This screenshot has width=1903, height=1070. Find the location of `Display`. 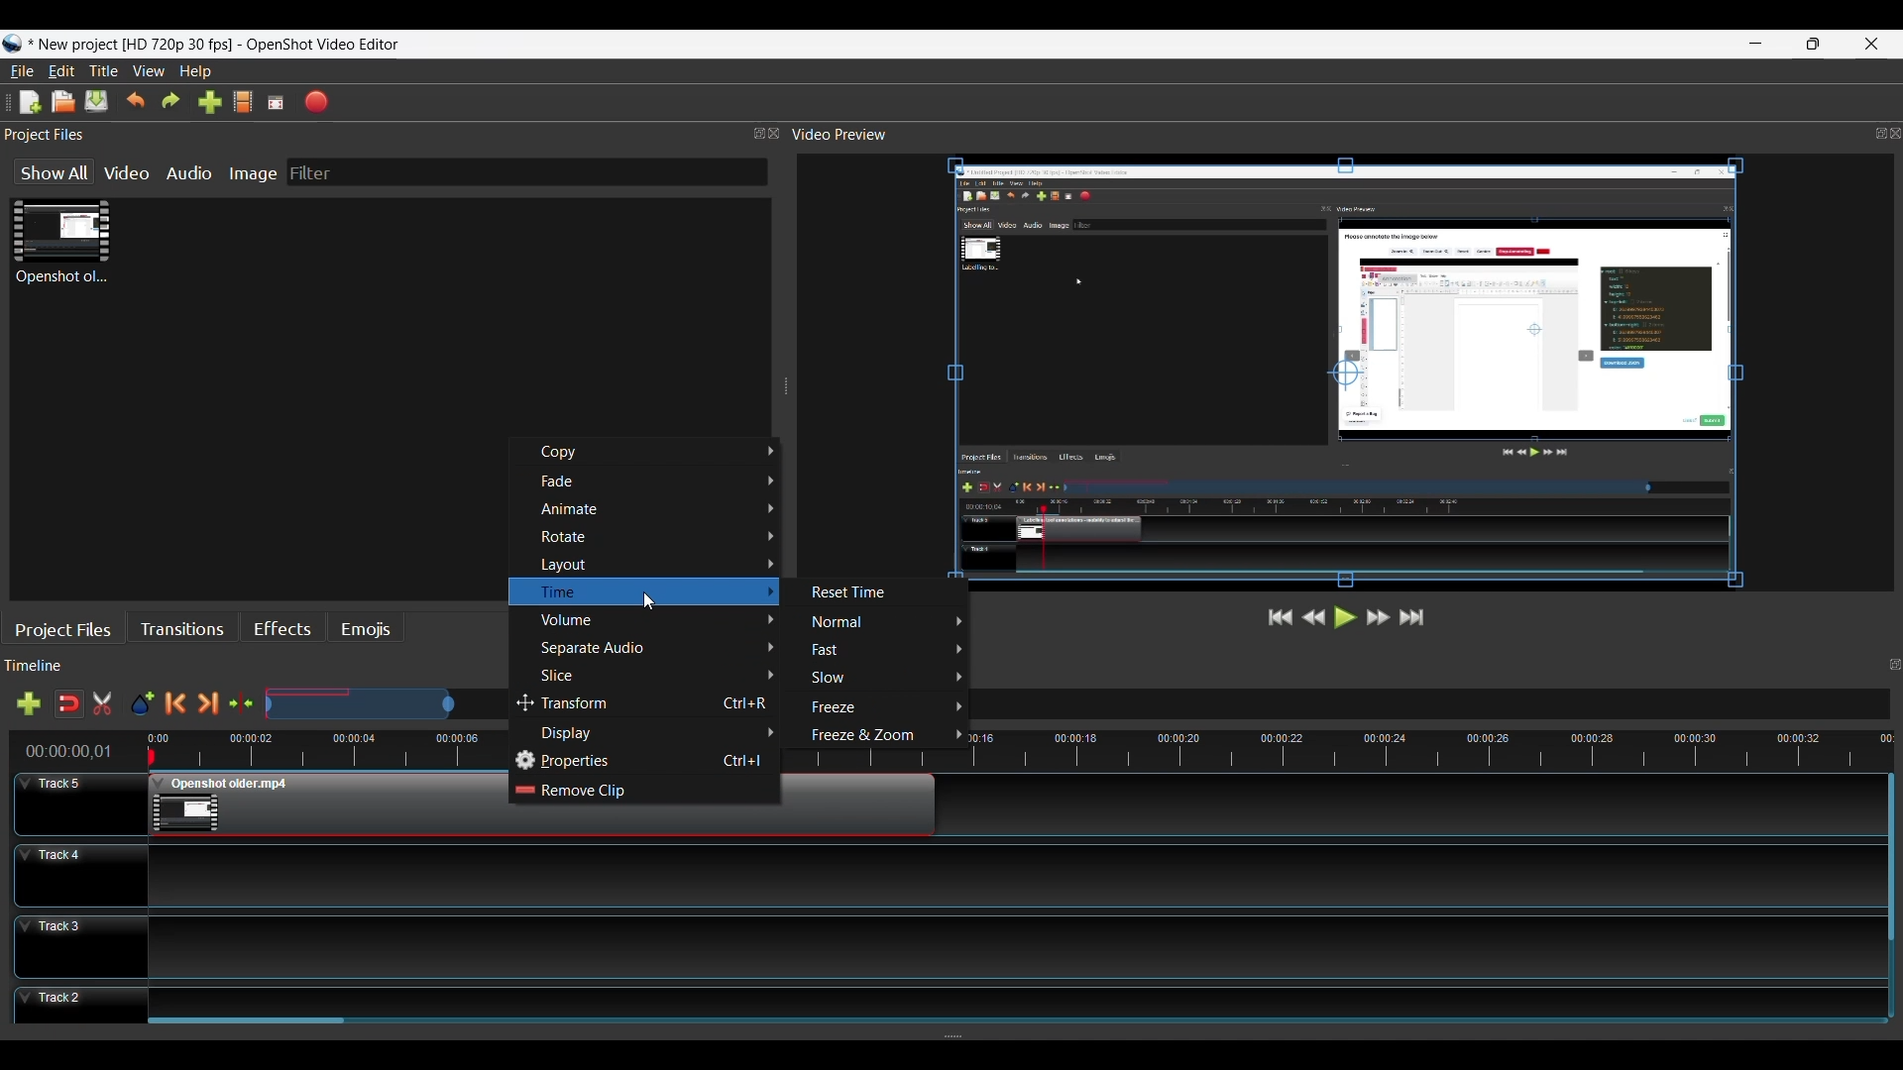

Display is located at coordinates (657, 733).